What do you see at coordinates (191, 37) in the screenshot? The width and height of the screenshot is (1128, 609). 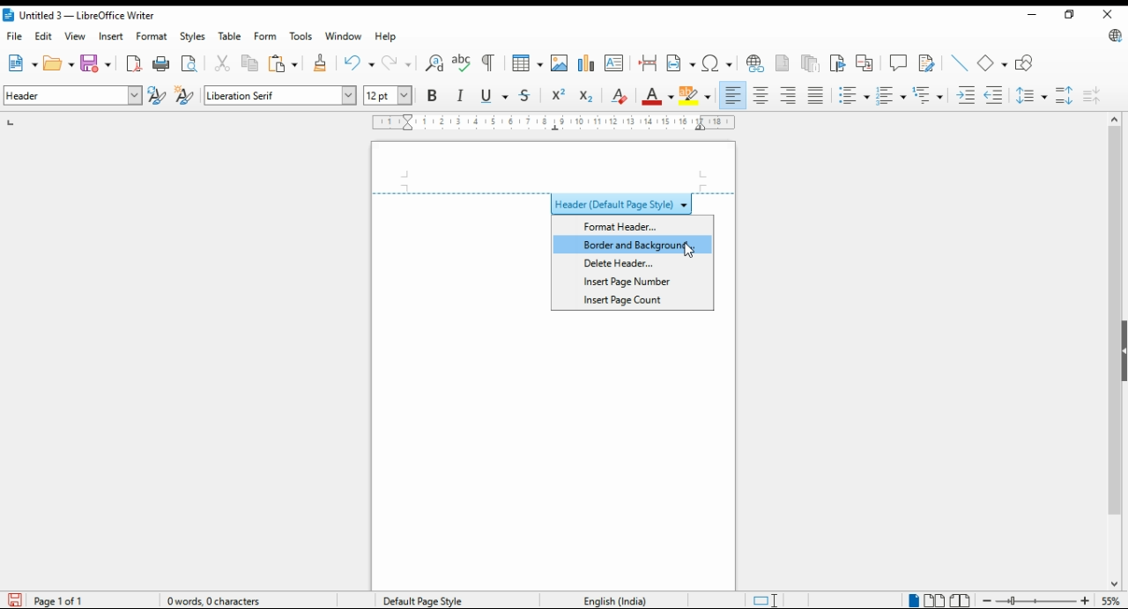 I see `styles` at bounding box center [191, 37].